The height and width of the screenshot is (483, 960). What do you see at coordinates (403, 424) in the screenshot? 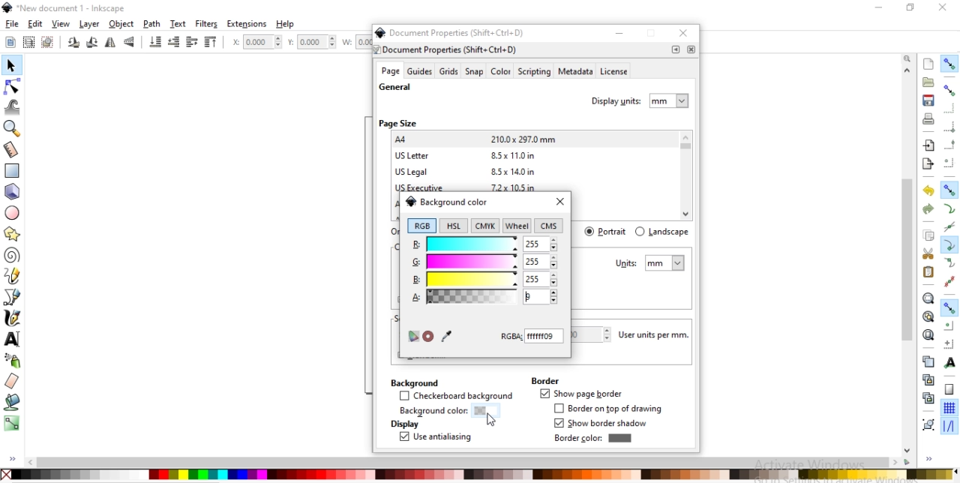
I see `display` at bounding box center [403, 424].